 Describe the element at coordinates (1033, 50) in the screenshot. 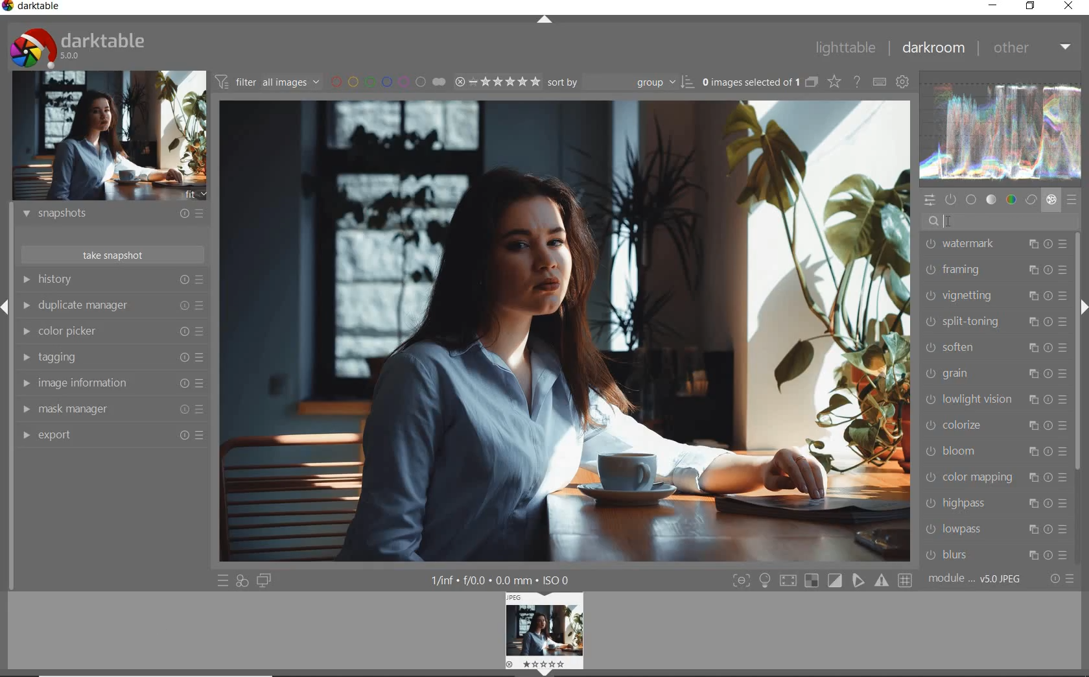

I see `other` at that location.